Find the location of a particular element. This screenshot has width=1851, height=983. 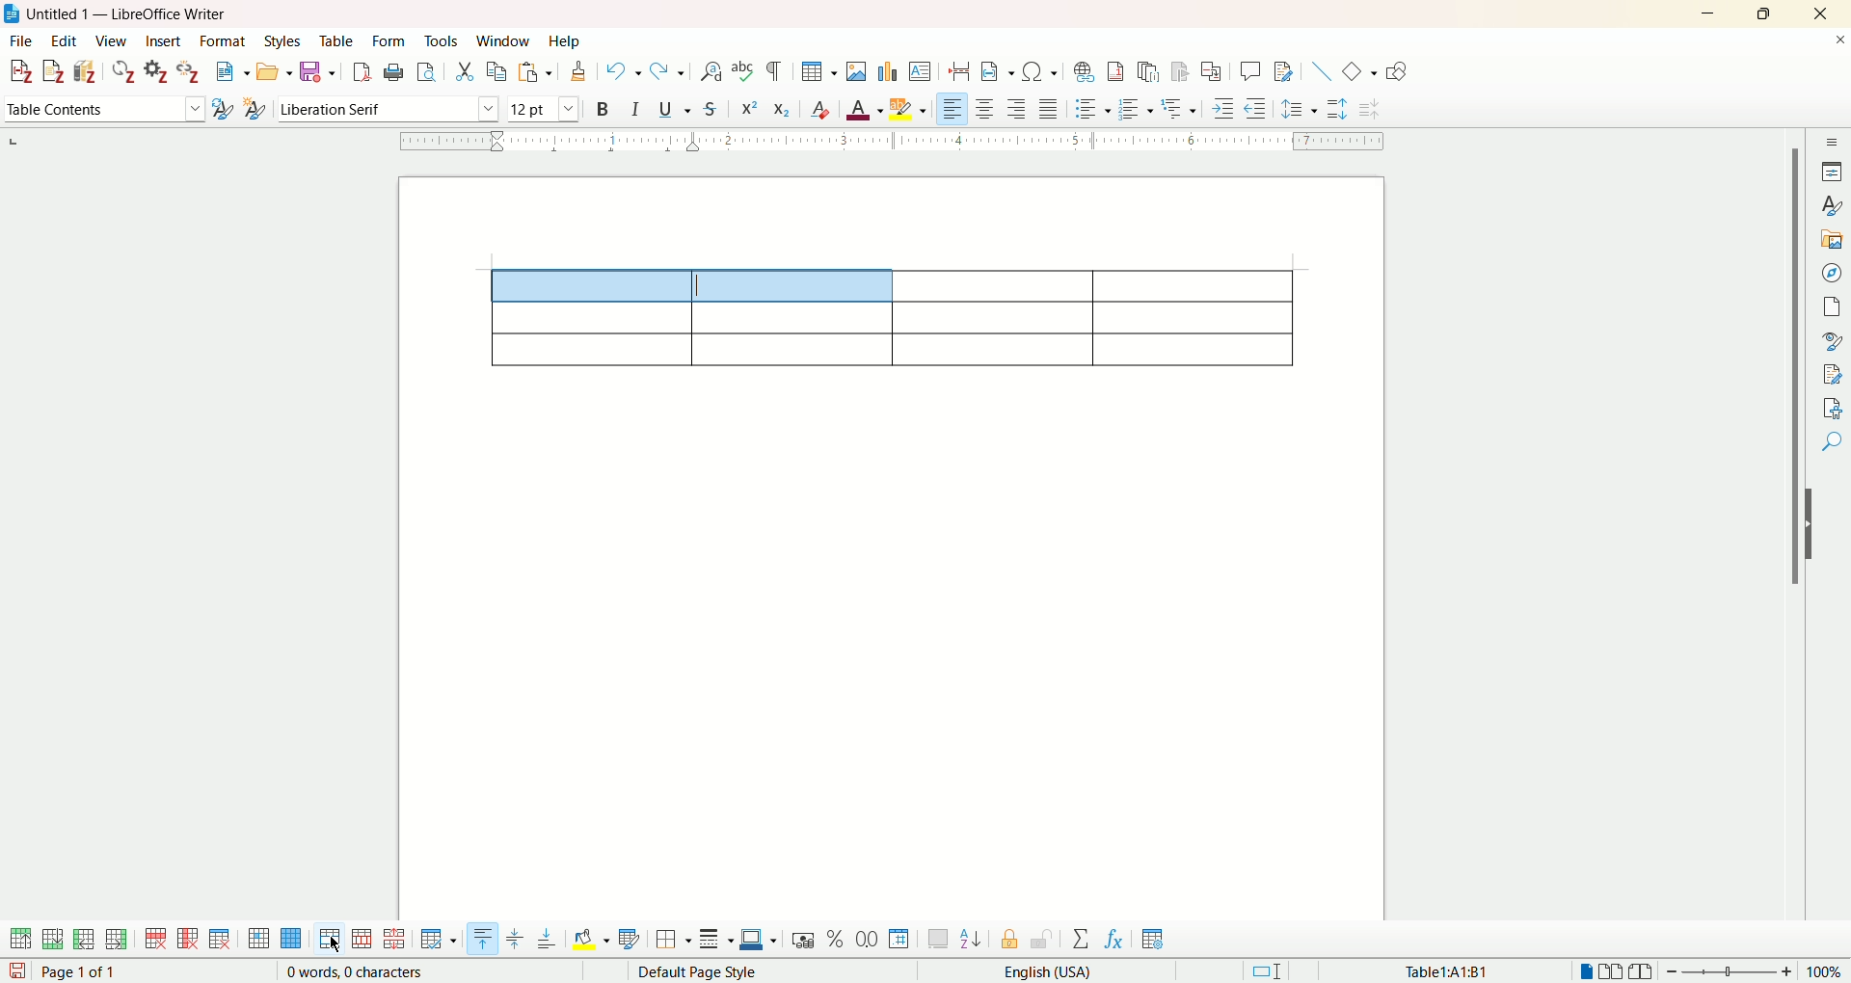

open is located at coordinates (271, 73).